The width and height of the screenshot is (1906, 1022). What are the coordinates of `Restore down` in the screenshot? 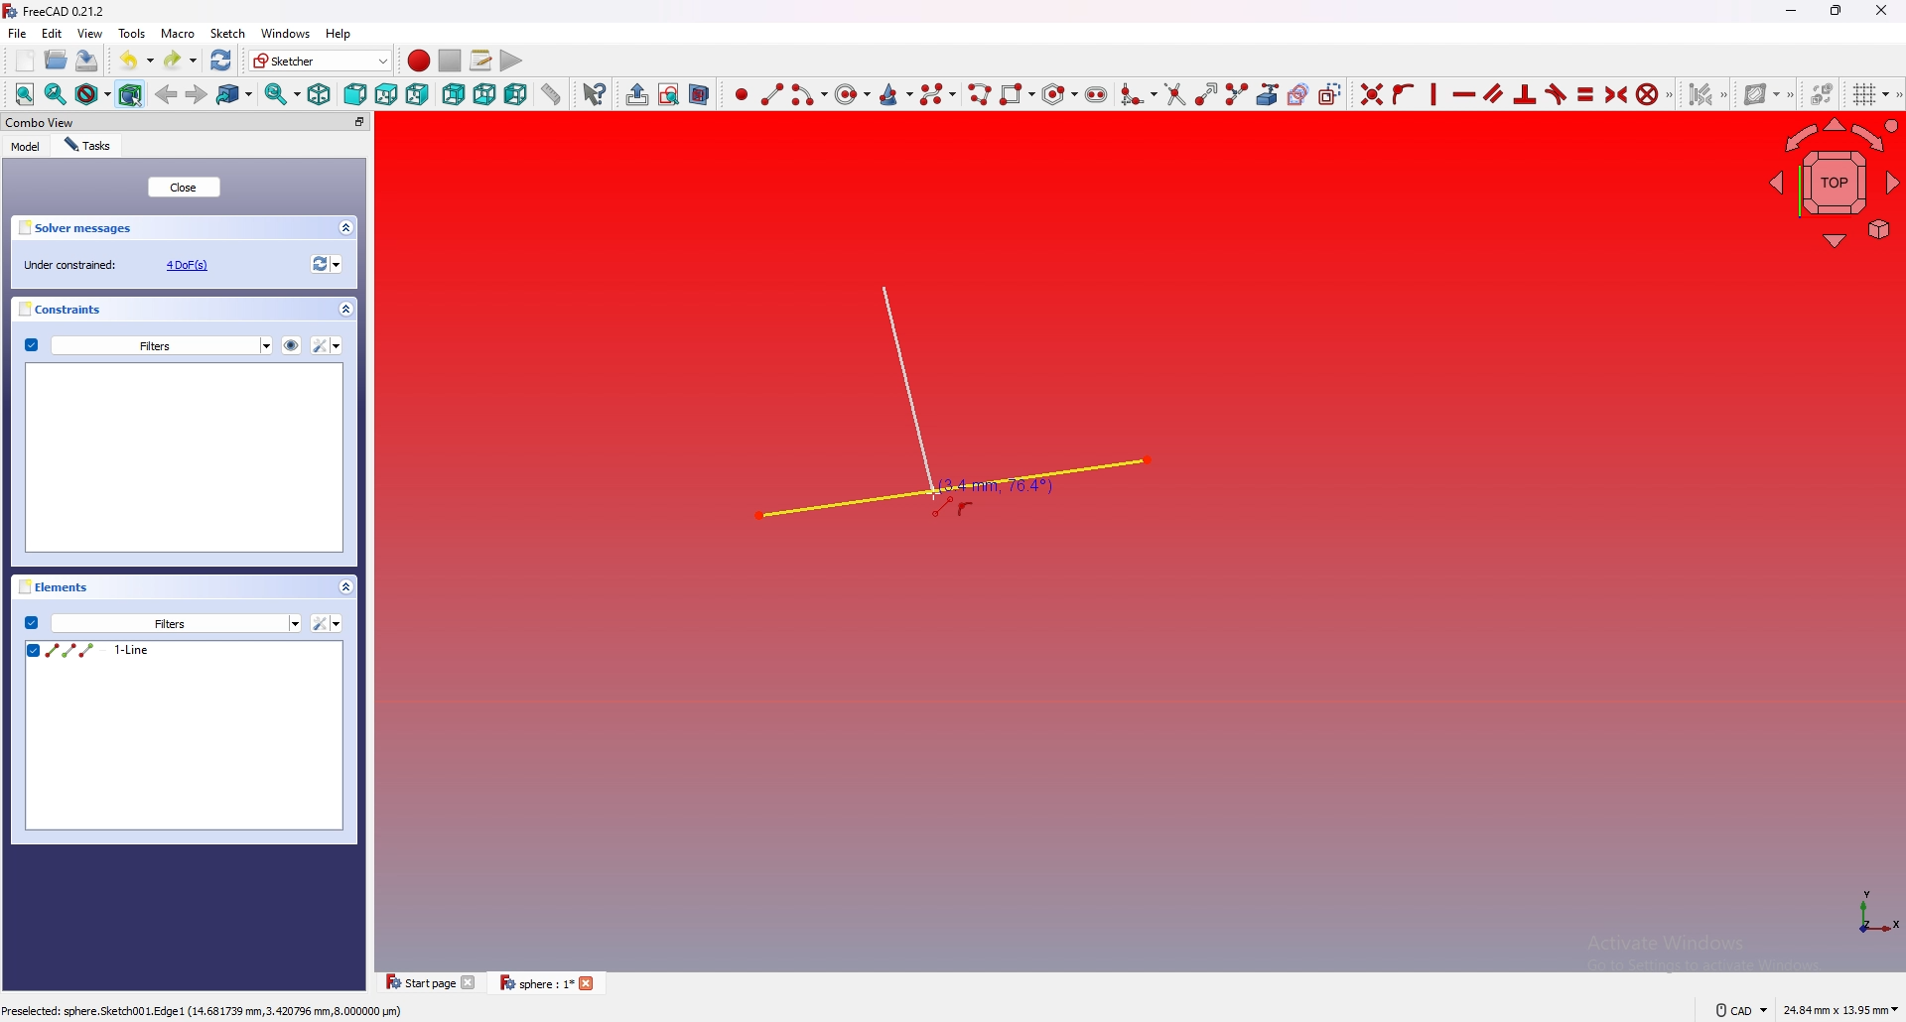 It's located at (1838, 10).